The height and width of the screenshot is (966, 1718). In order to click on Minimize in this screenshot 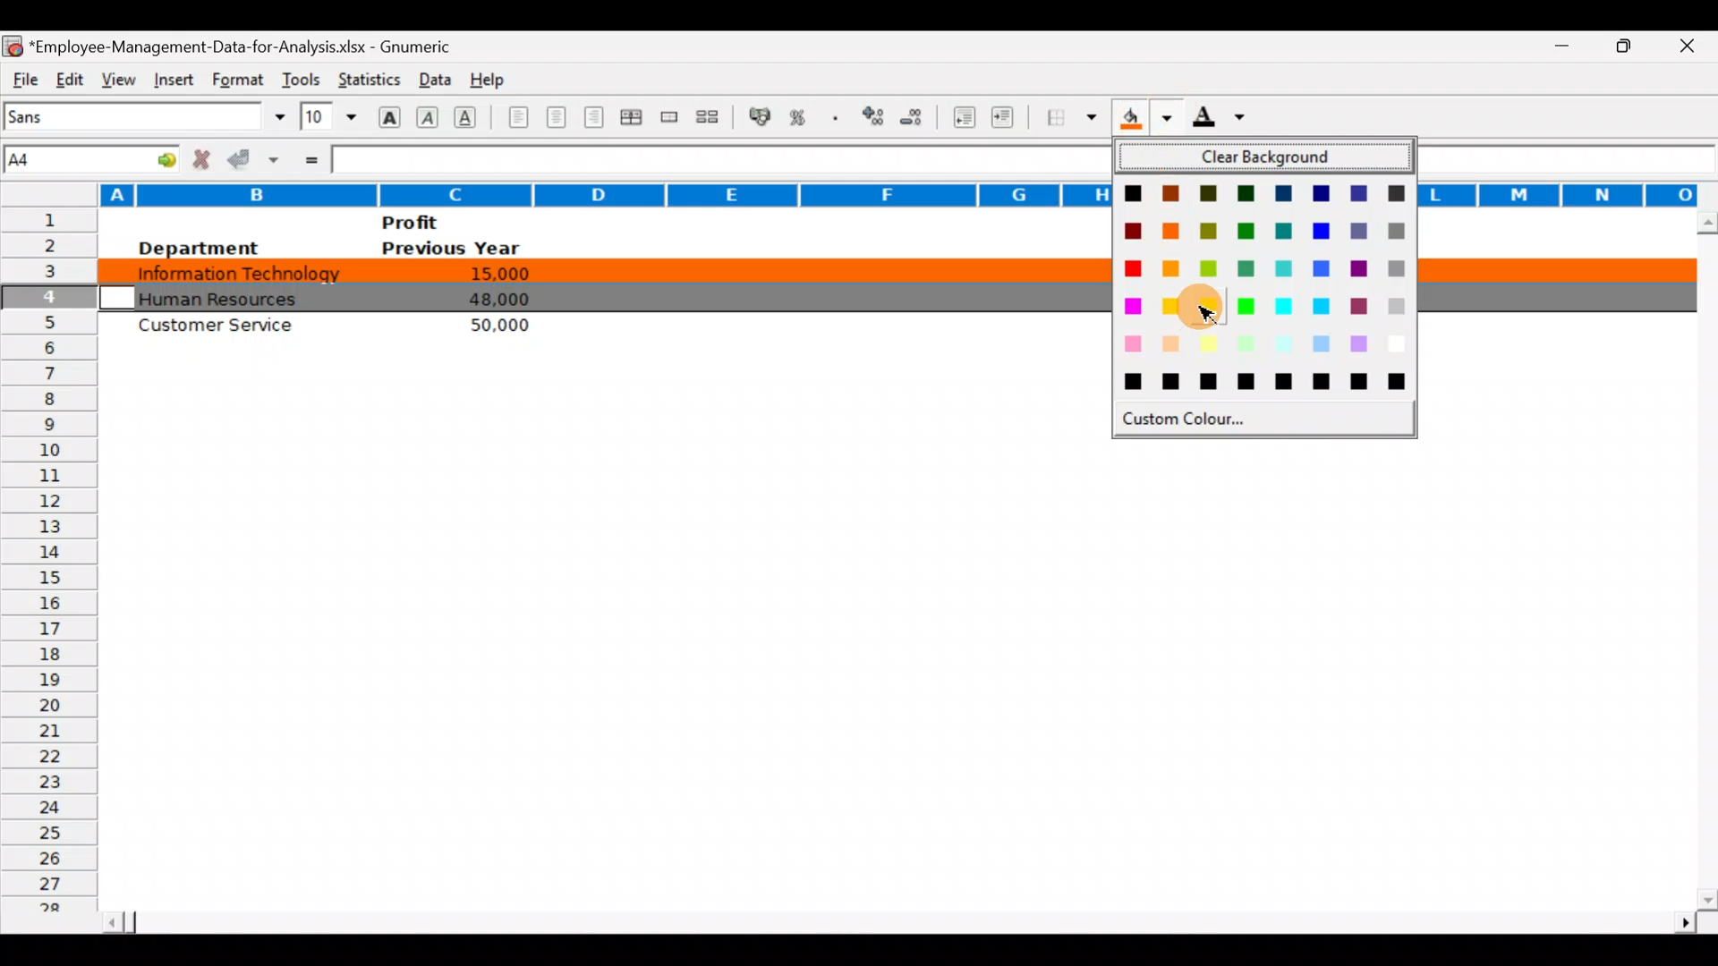, I will do `click(1552, 47)`.